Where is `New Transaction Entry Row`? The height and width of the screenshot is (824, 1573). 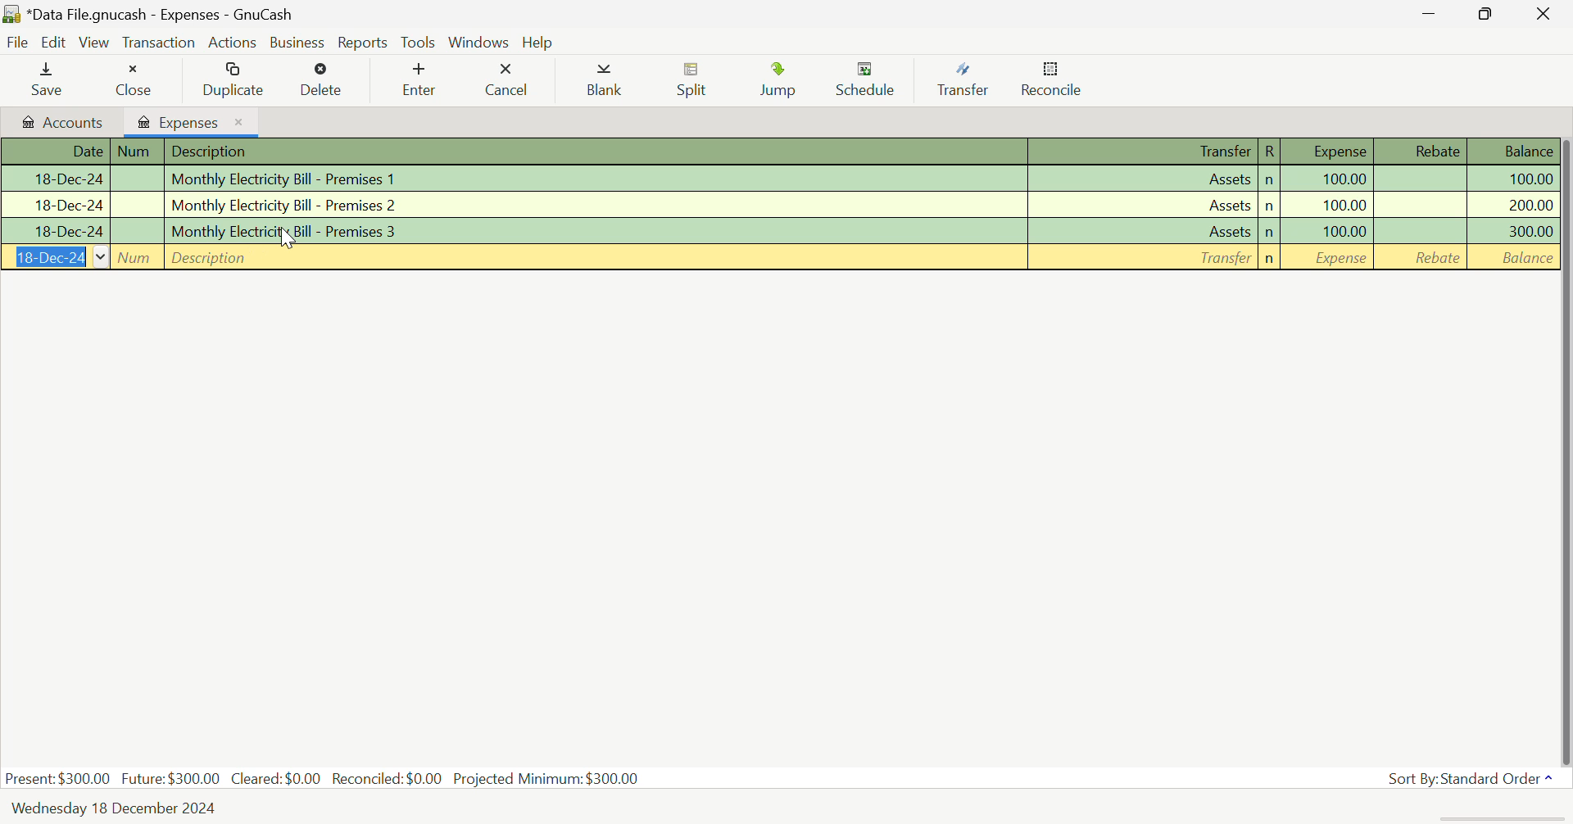 New Transaction Entry Row is located at coordinates (777, 258).